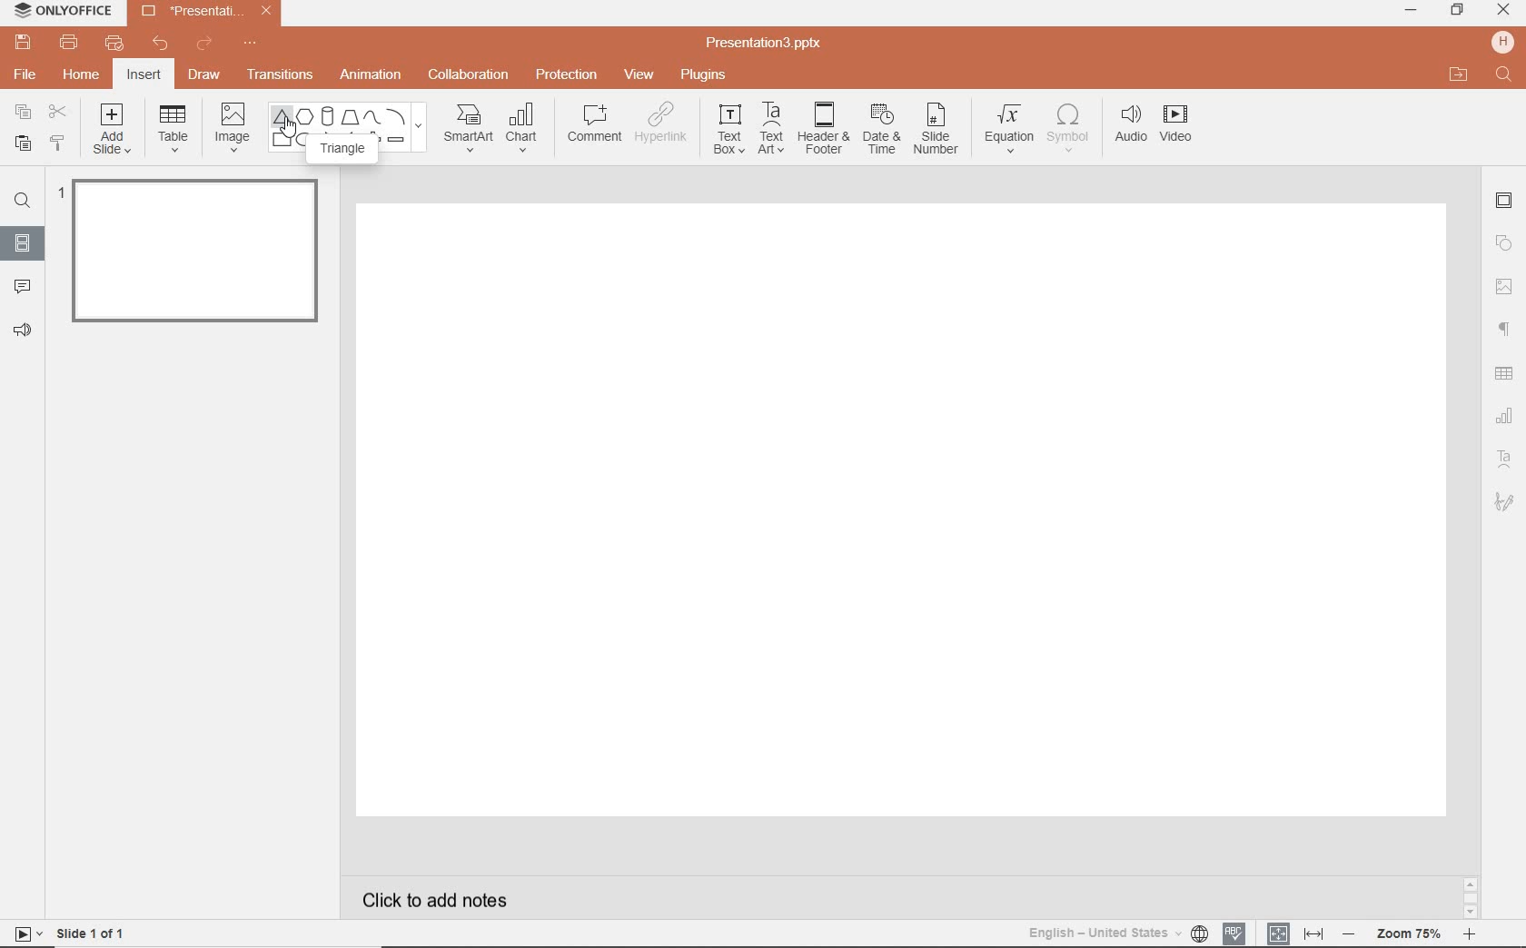 This screenshot has width=1526, height=948. Describe the element at coordinates (1505, 330) in the screenshot. I see `PARAGRAPH SETTINGS` at that location.